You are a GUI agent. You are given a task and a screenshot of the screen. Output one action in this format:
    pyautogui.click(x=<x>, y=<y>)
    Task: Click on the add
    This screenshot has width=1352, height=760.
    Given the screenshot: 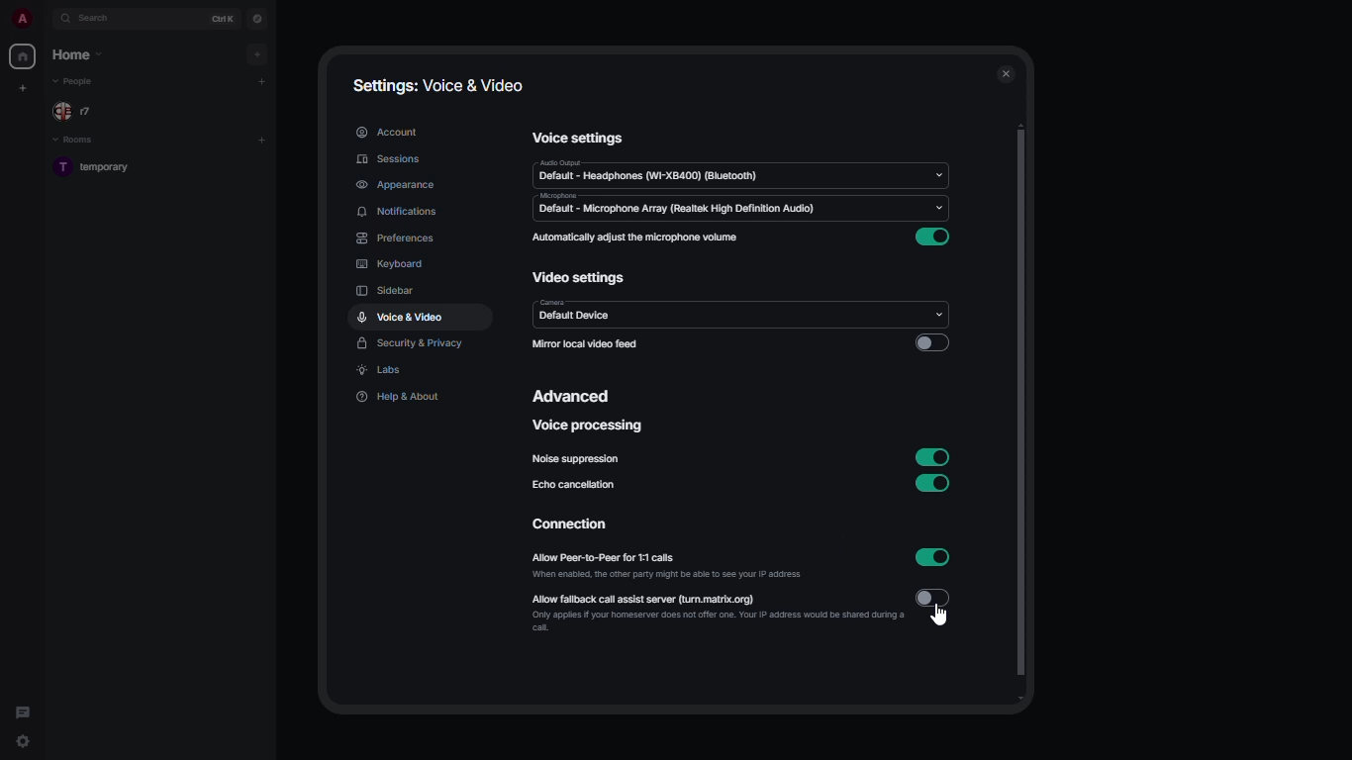 What is the action you would take?
    pyautogui.click(x=259, y=81)
    